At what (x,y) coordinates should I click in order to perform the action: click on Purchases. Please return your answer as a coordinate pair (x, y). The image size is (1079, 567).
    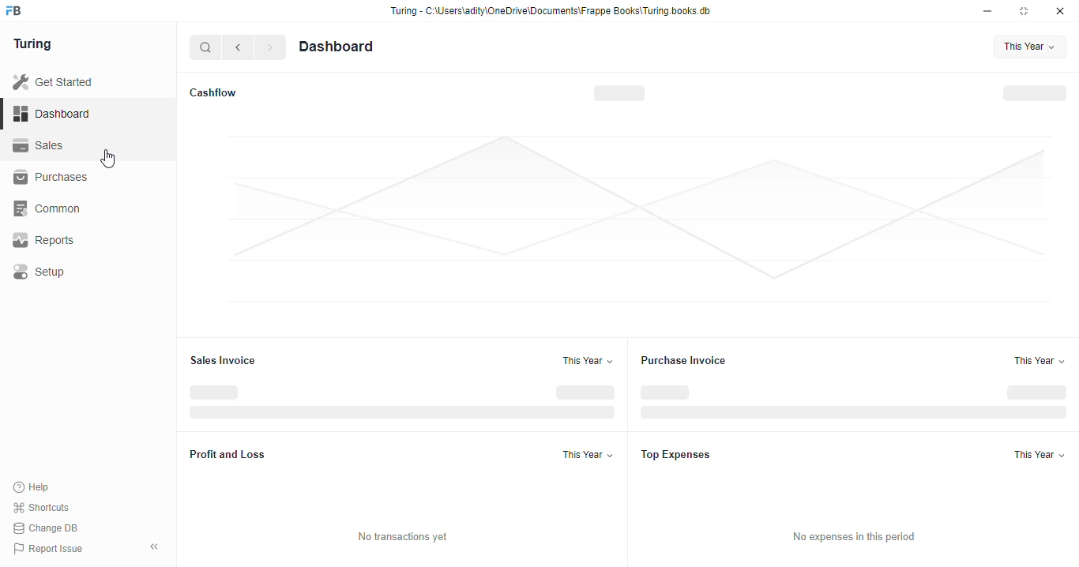
    Looking at the image, I should click on (82, 178).